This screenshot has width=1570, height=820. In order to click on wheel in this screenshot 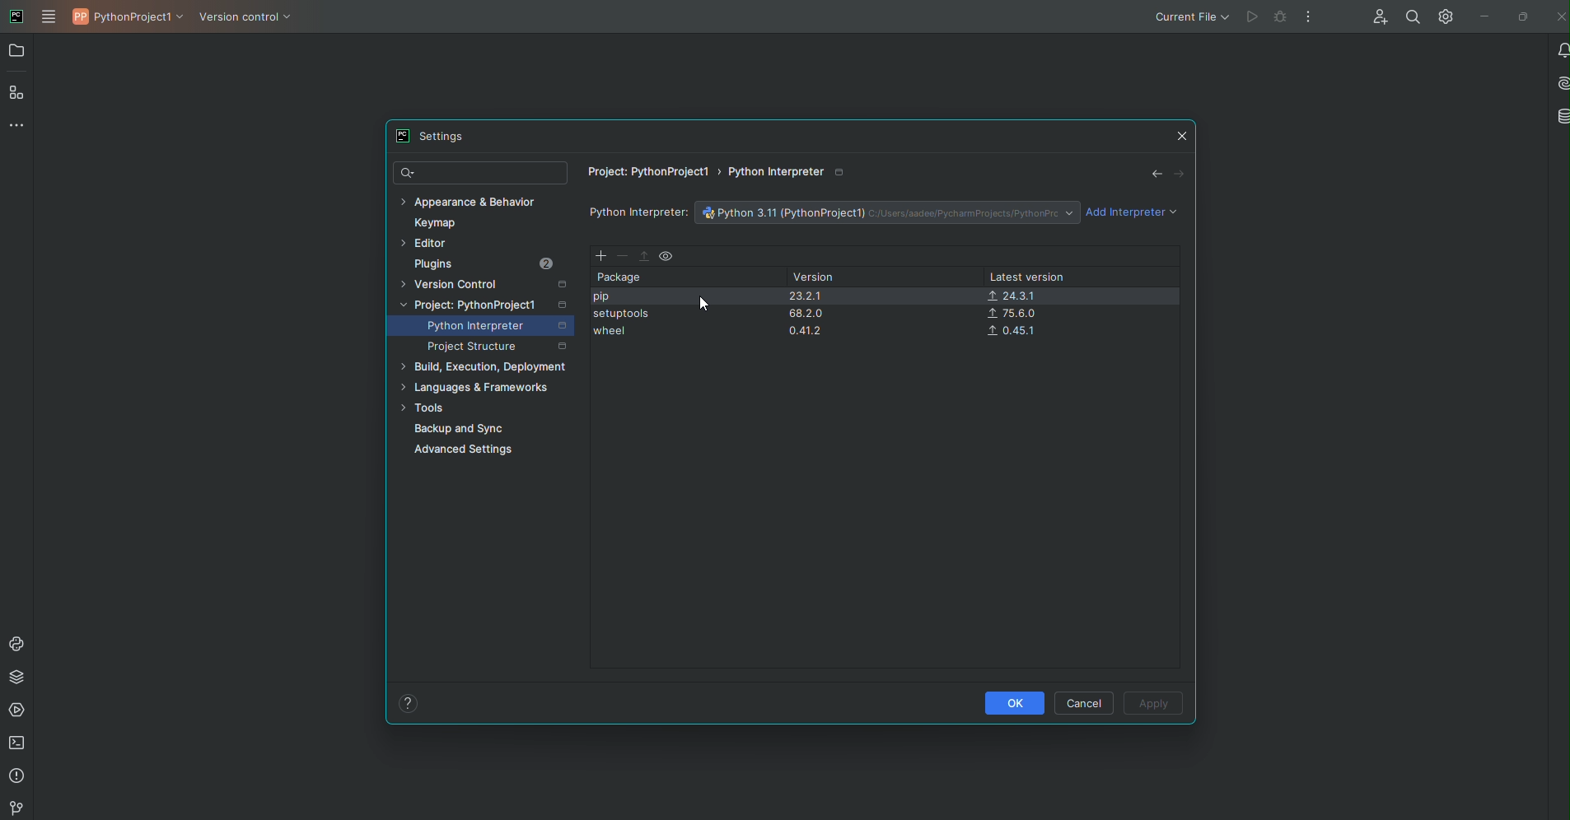, I will do `click(611, 333)`.